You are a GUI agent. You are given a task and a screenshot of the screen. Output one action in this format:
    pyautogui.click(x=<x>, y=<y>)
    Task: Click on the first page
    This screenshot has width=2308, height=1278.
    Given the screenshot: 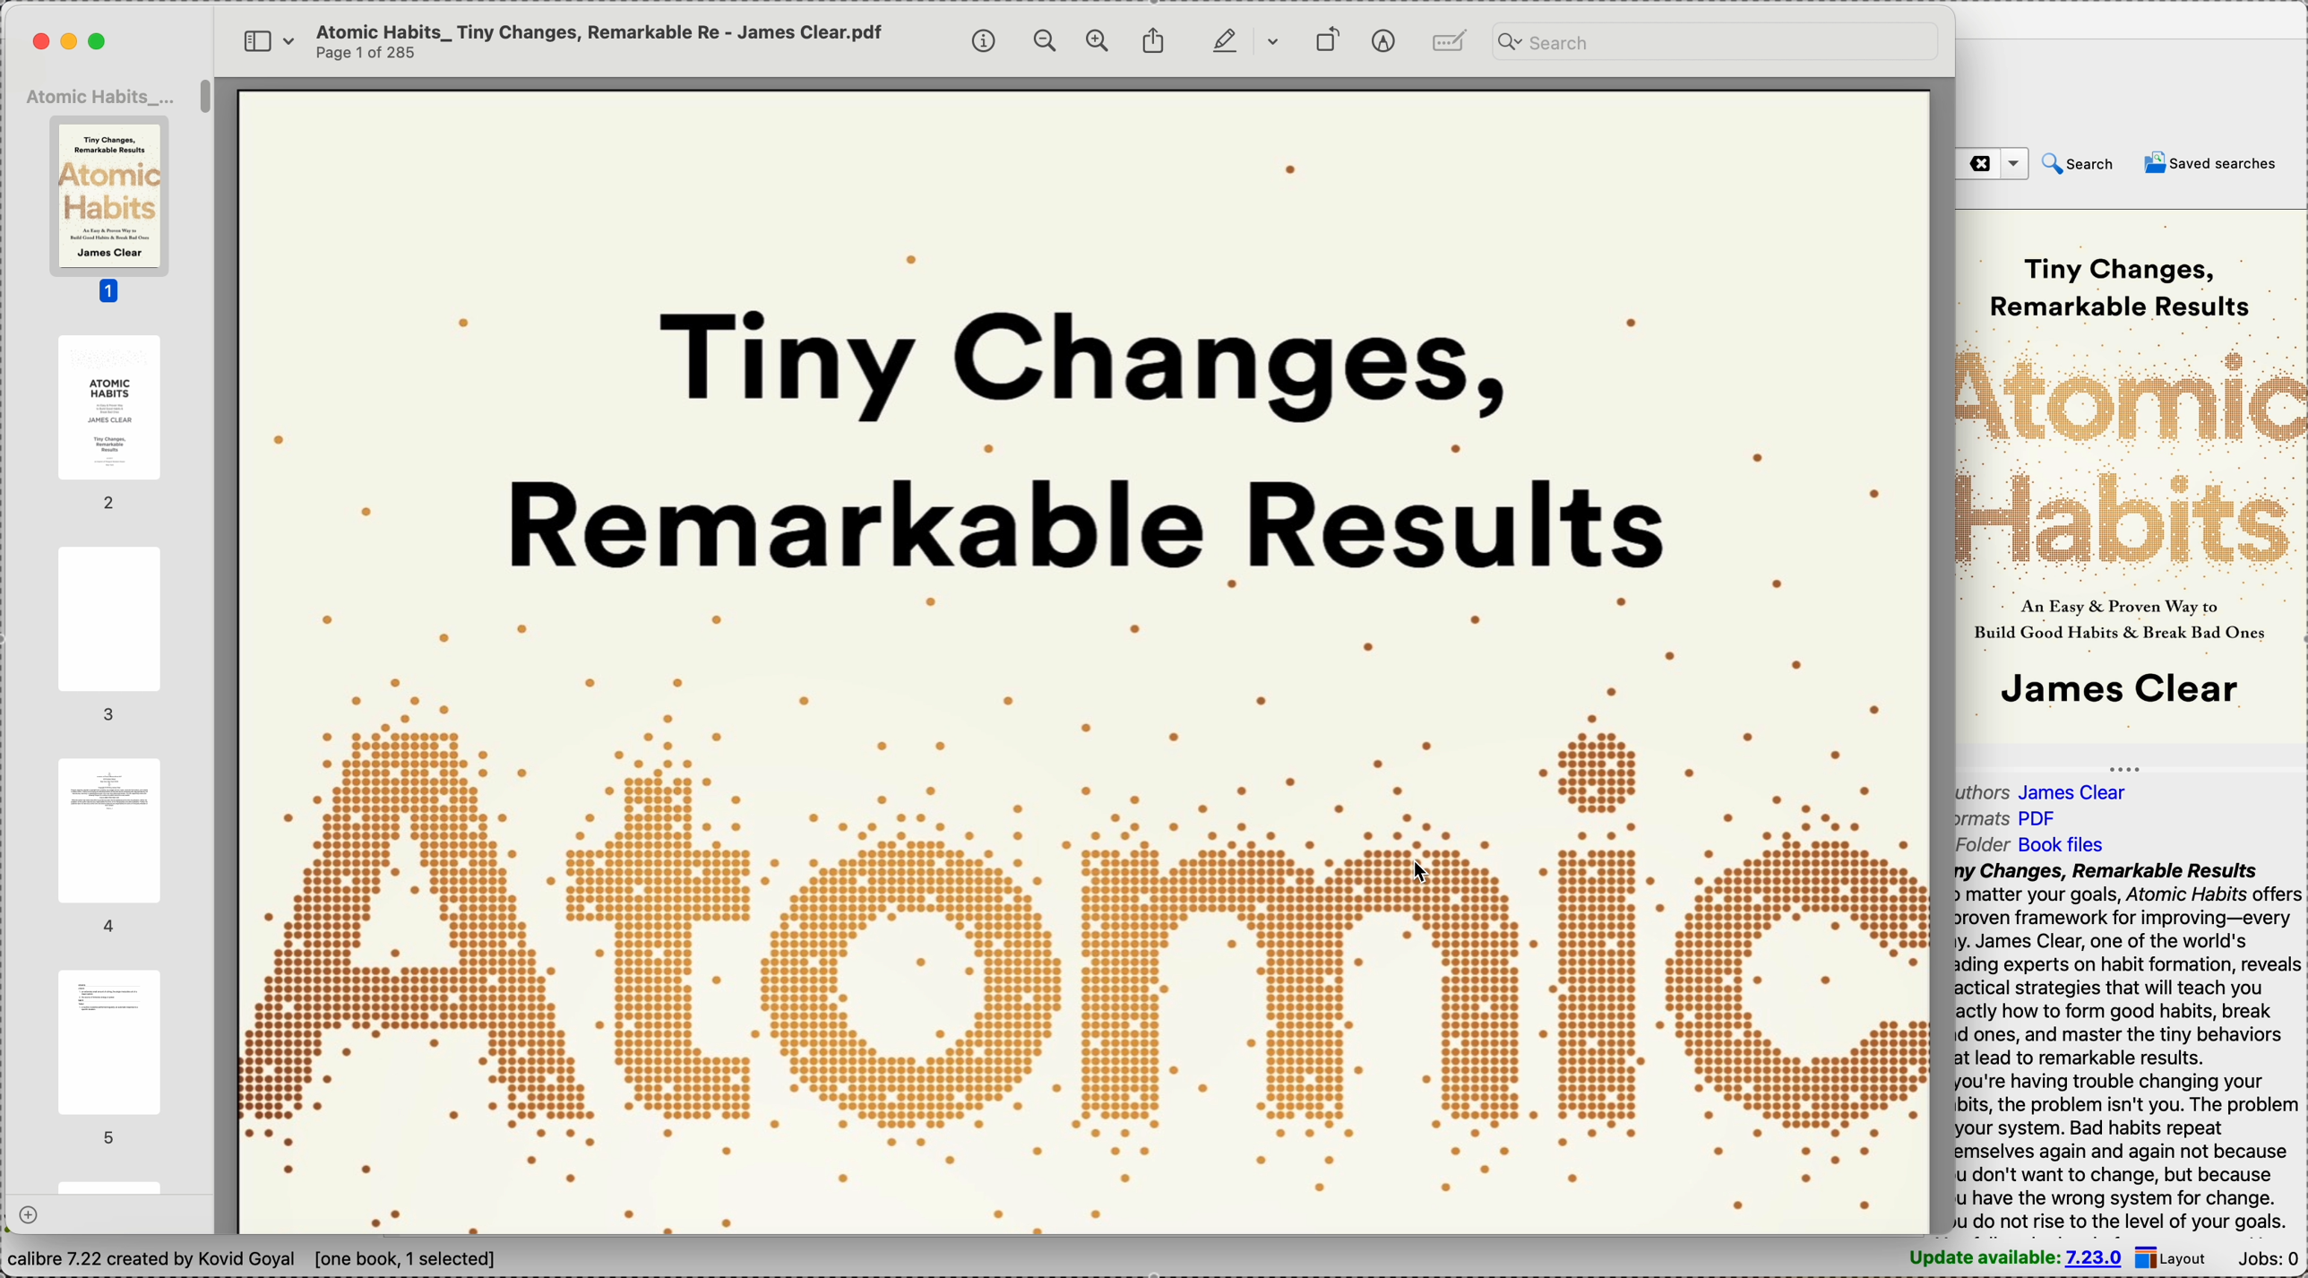 What is the action you would take?
    pyautogui.click(x=111, y=211)
    